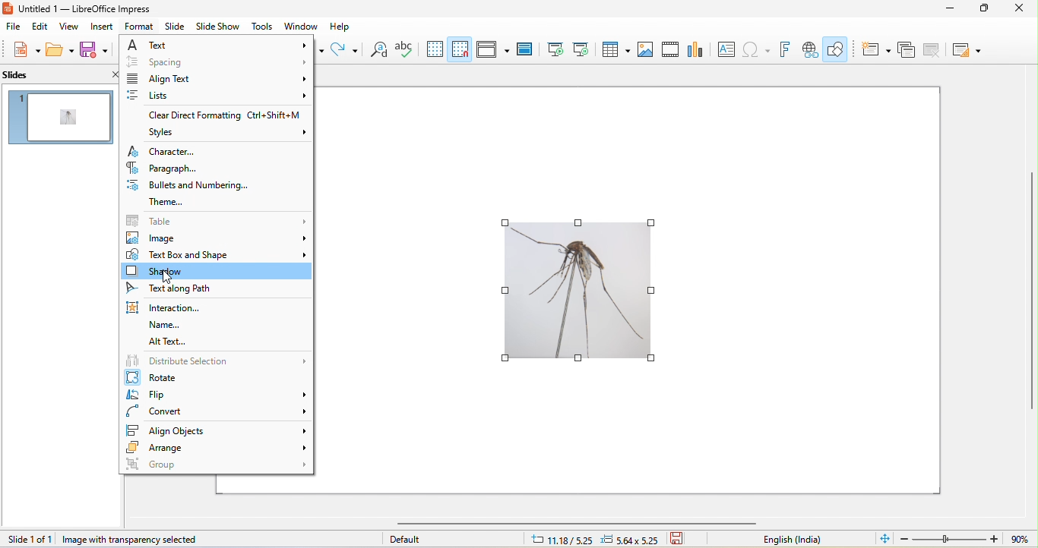  What do you see at coordinates (166, 203) in the screenshot?
I see `theme` at bounding box center [166, 203].